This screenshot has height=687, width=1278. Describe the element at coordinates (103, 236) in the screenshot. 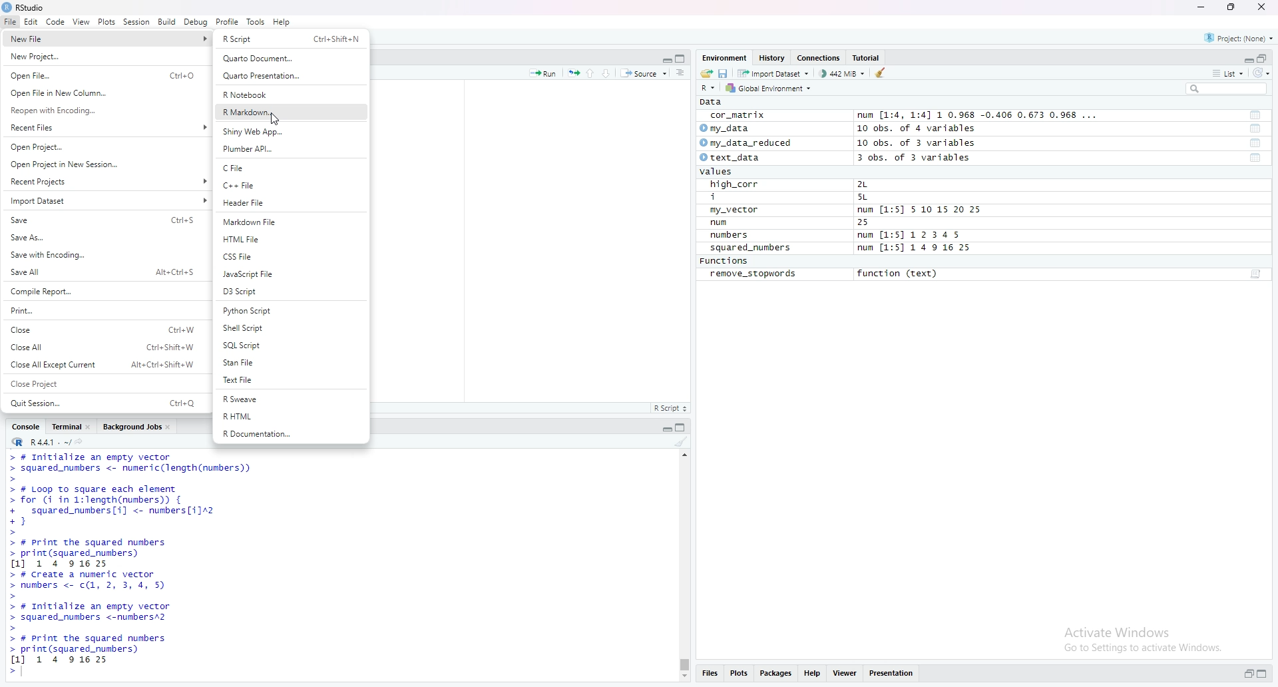

I see `Save As...` at that location.